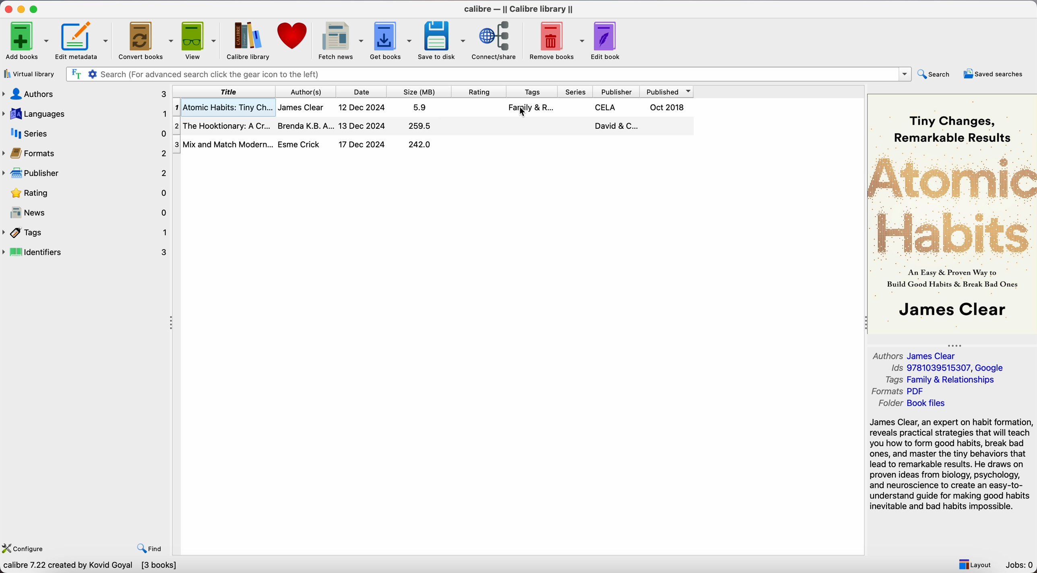 This screenshot has width=1037, height=573. Describe the element at coordinates (607, 107) in the screenshot. I see `CELA` at that location.